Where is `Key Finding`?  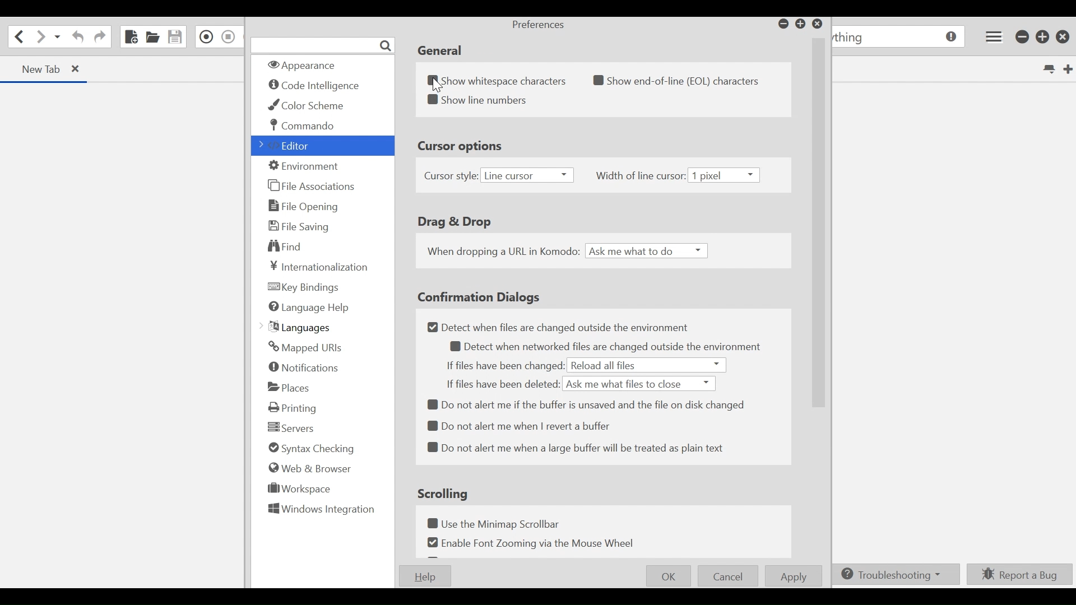
Key Finding is located at coordinates (307, 287).